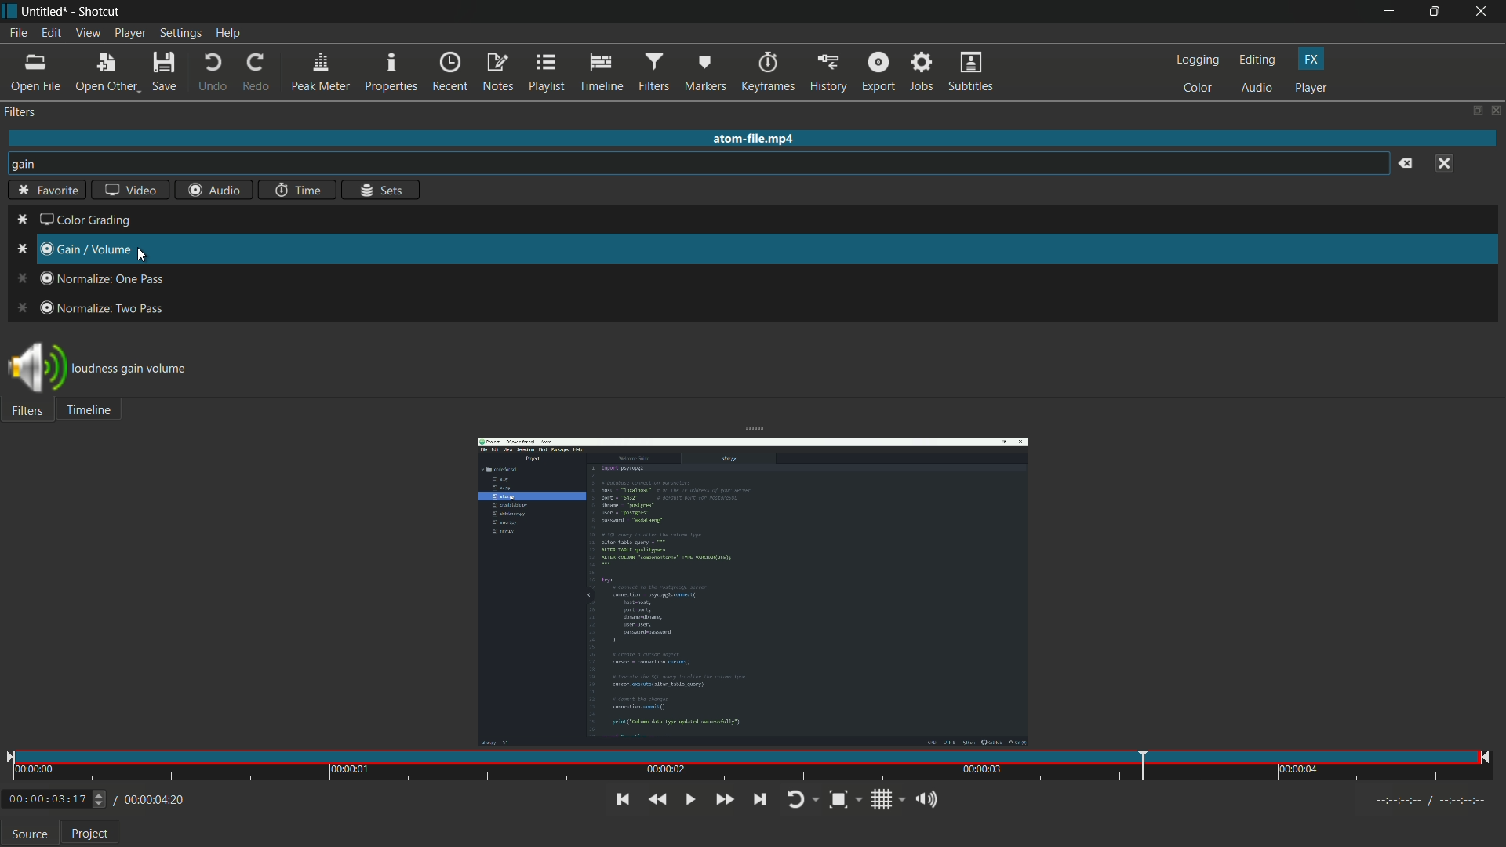  I want to click on help menu, so click(227, 33).